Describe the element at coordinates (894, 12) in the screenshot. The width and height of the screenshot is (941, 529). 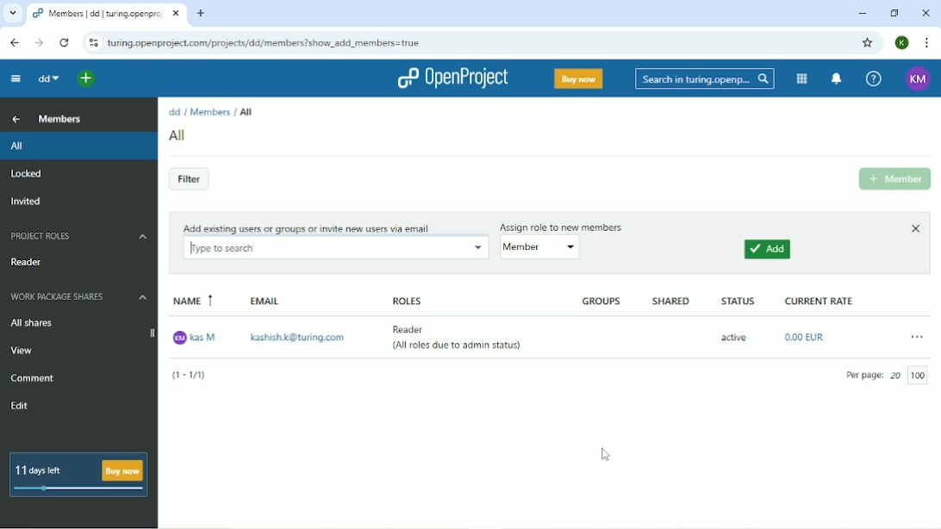
I see `Restore down` at that location.